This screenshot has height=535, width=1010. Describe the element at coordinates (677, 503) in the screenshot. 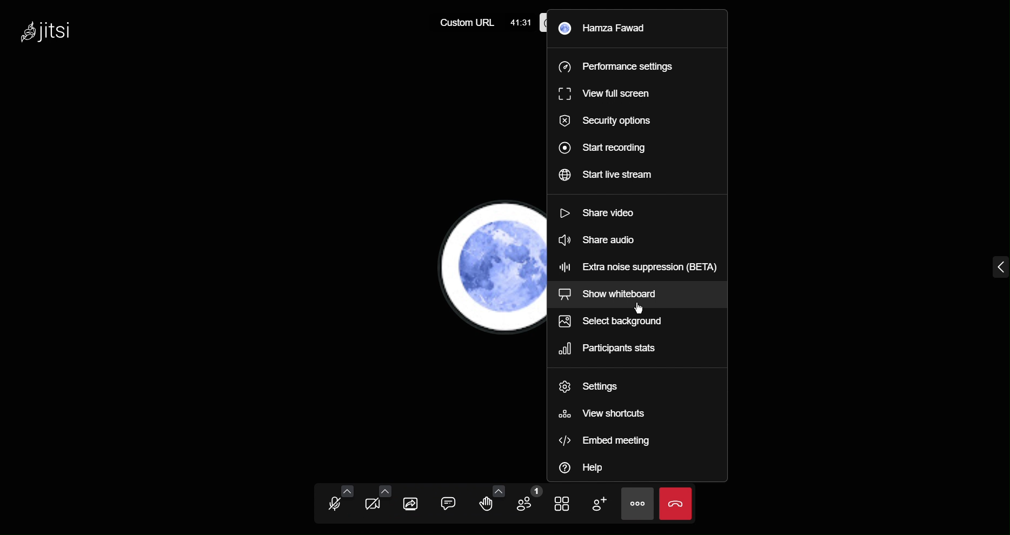

I see `Close video` at that location.